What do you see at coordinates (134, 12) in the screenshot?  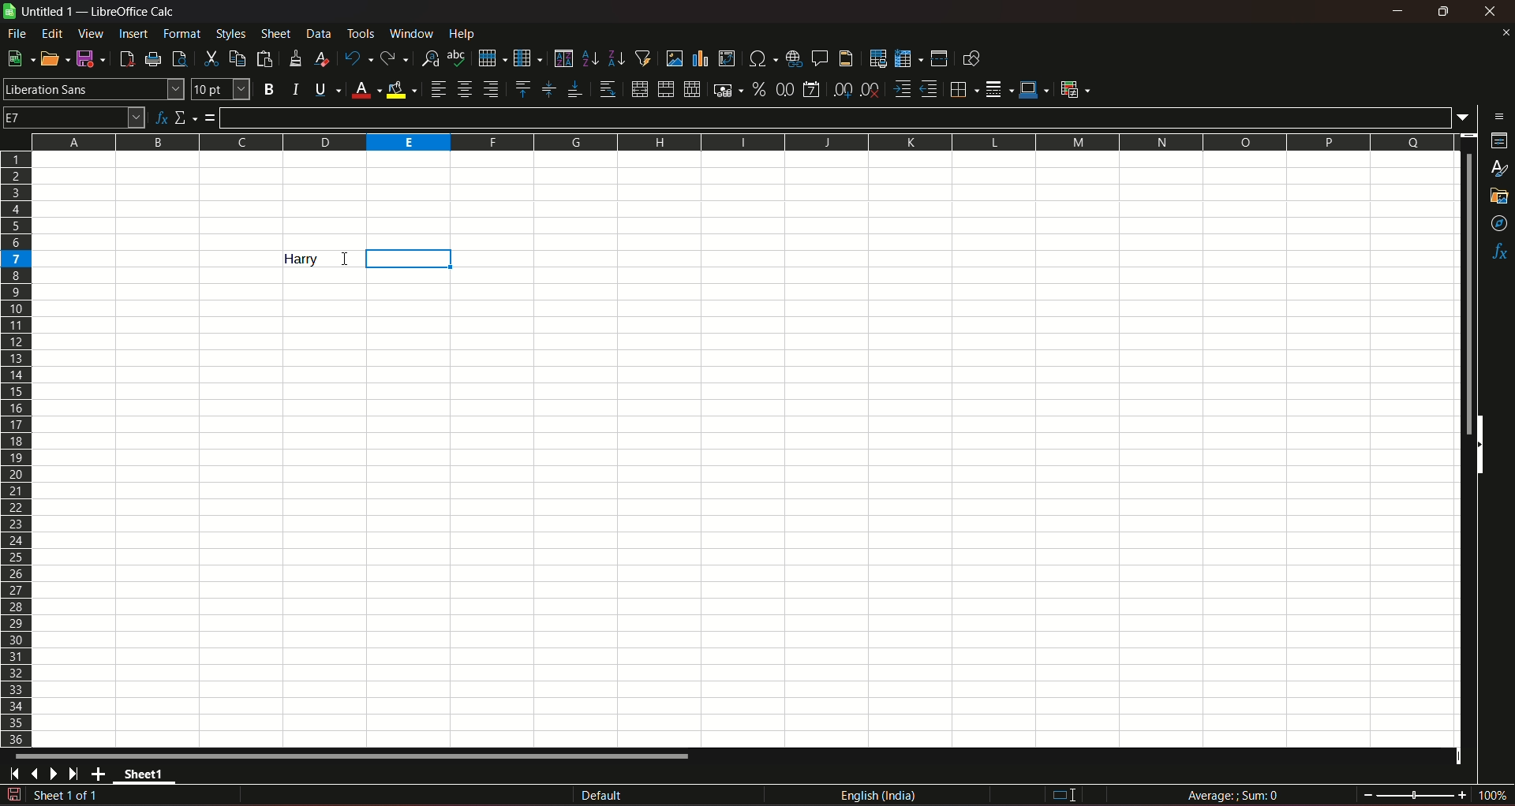 I see `title` at bounding box center [134, 12].